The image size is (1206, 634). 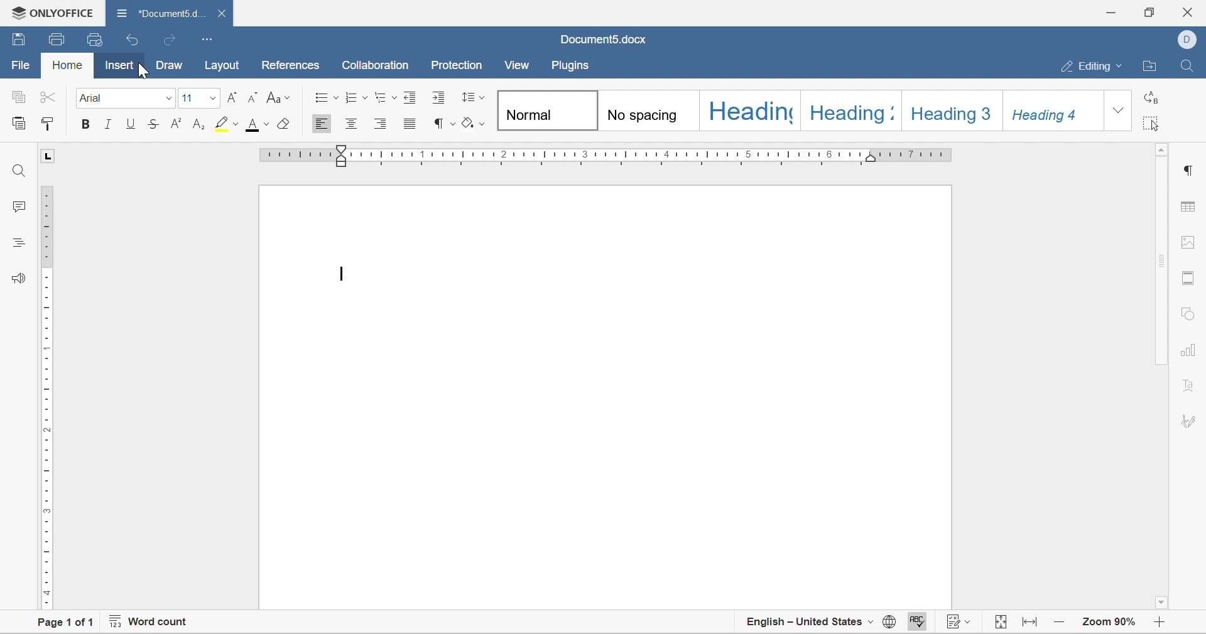 What do you see at coordinates (1191, 350) in the screenshot?
I see `chart settings` at bounding box center [1191, 350].